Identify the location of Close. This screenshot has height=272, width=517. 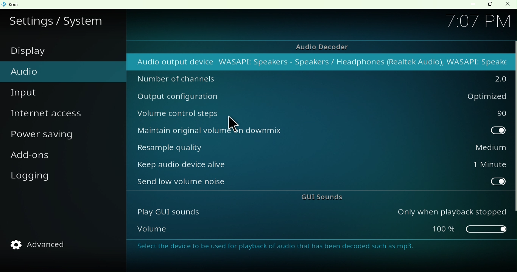
(509, 5).